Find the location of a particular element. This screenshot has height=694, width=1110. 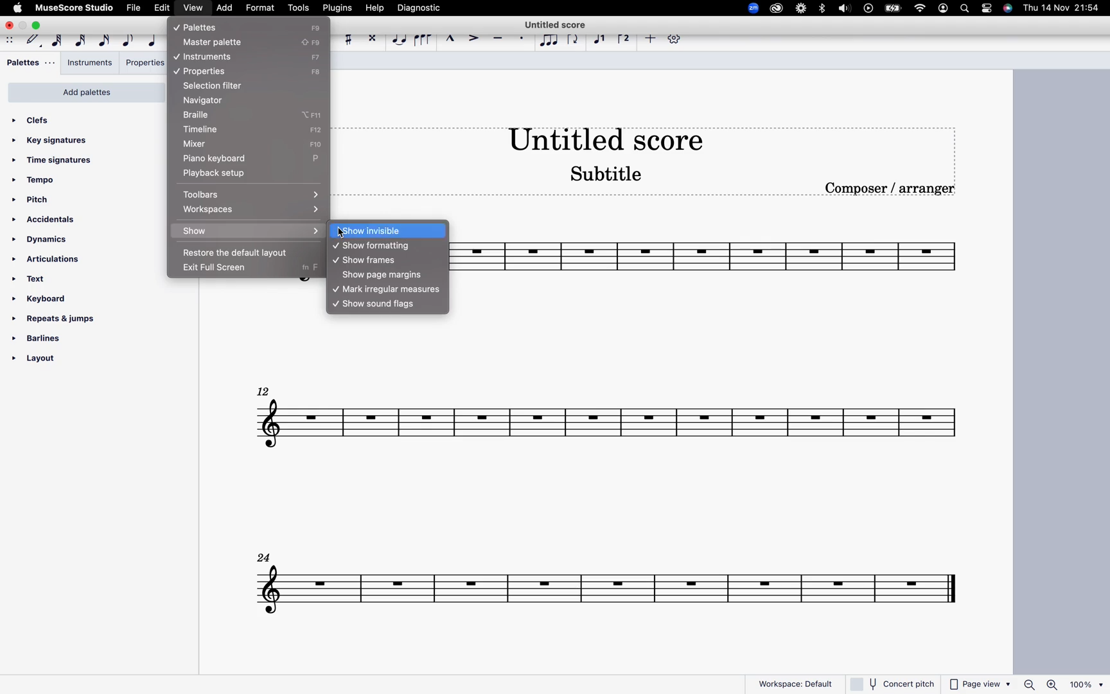

selection filter is located at coordinates (223, 85).